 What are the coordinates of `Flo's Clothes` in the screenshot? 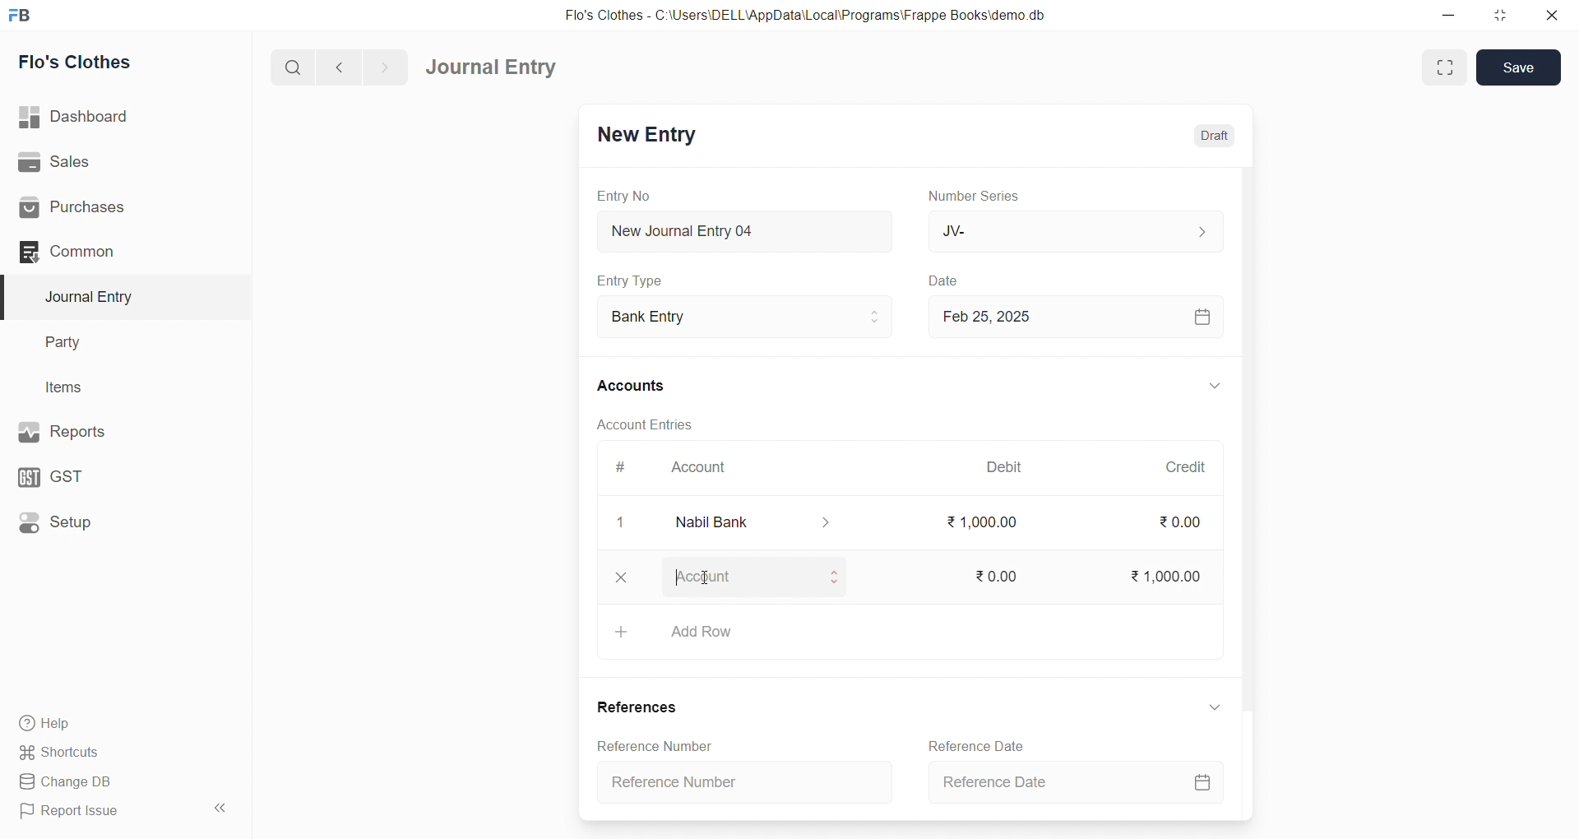 It's located at (118, 63).